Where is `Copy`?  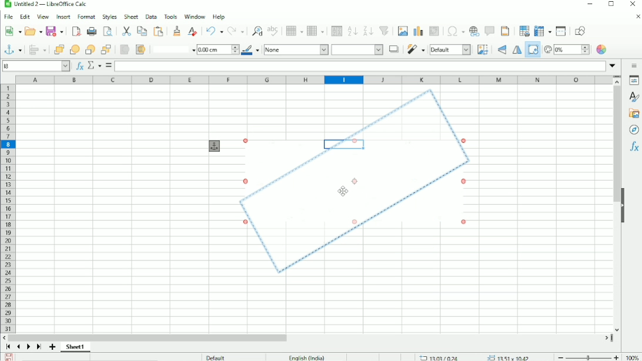 Copy is located at coordinates (142, 31).